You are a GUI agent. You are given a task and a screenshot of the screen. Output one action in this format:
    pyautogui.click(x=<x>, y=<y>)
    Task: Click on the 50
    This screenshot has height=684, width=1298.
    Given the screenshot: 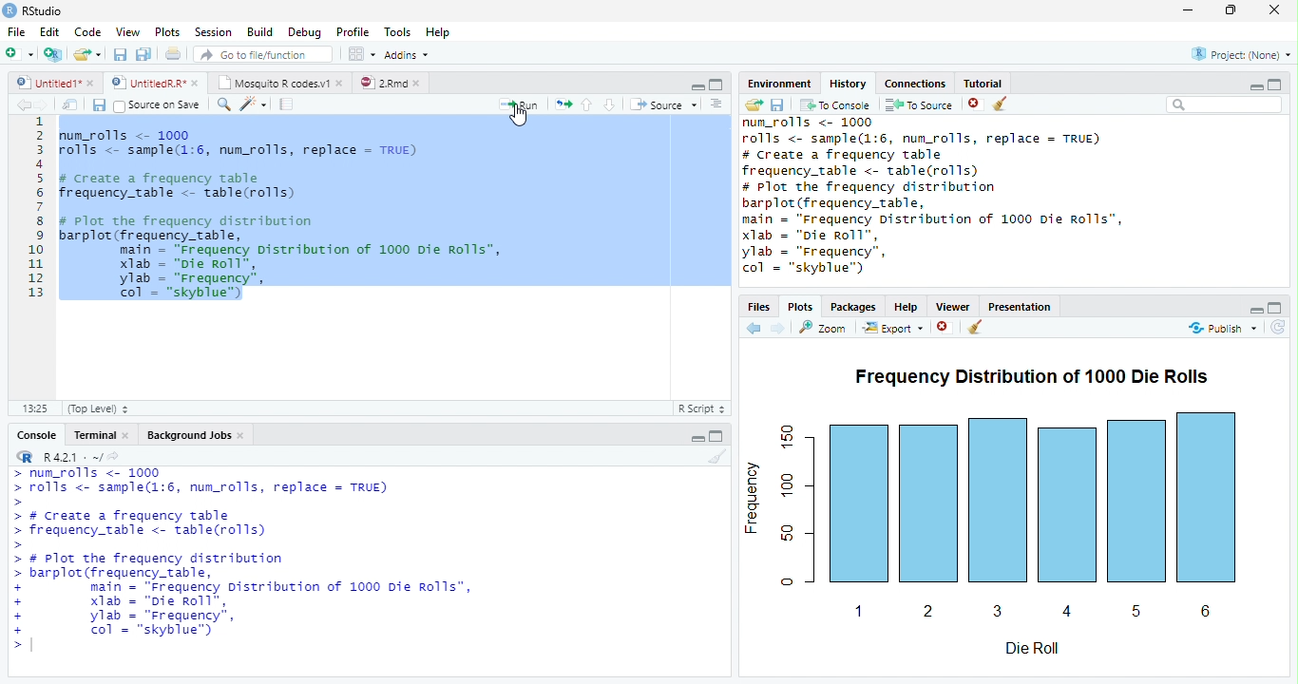 What is the action you would take?
    pyautogui.click(x=787, y=533)
    